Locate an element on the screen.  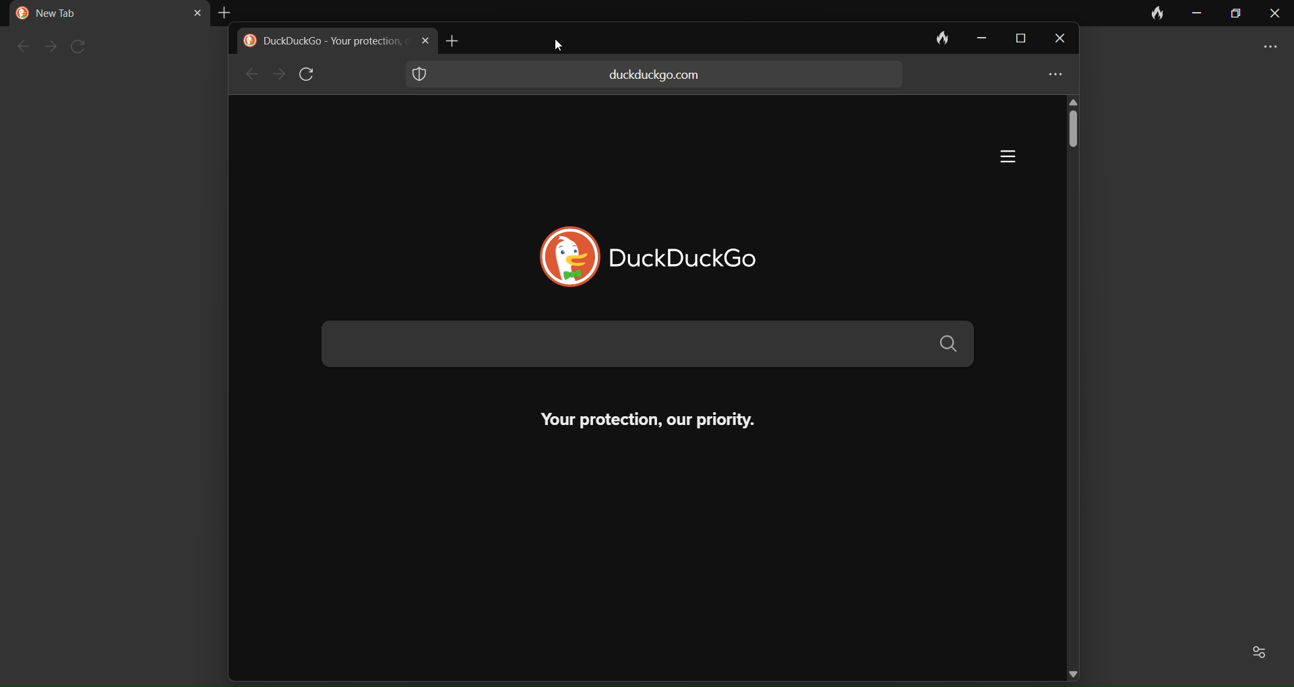
minimize is located at coordinates (1198, 15).